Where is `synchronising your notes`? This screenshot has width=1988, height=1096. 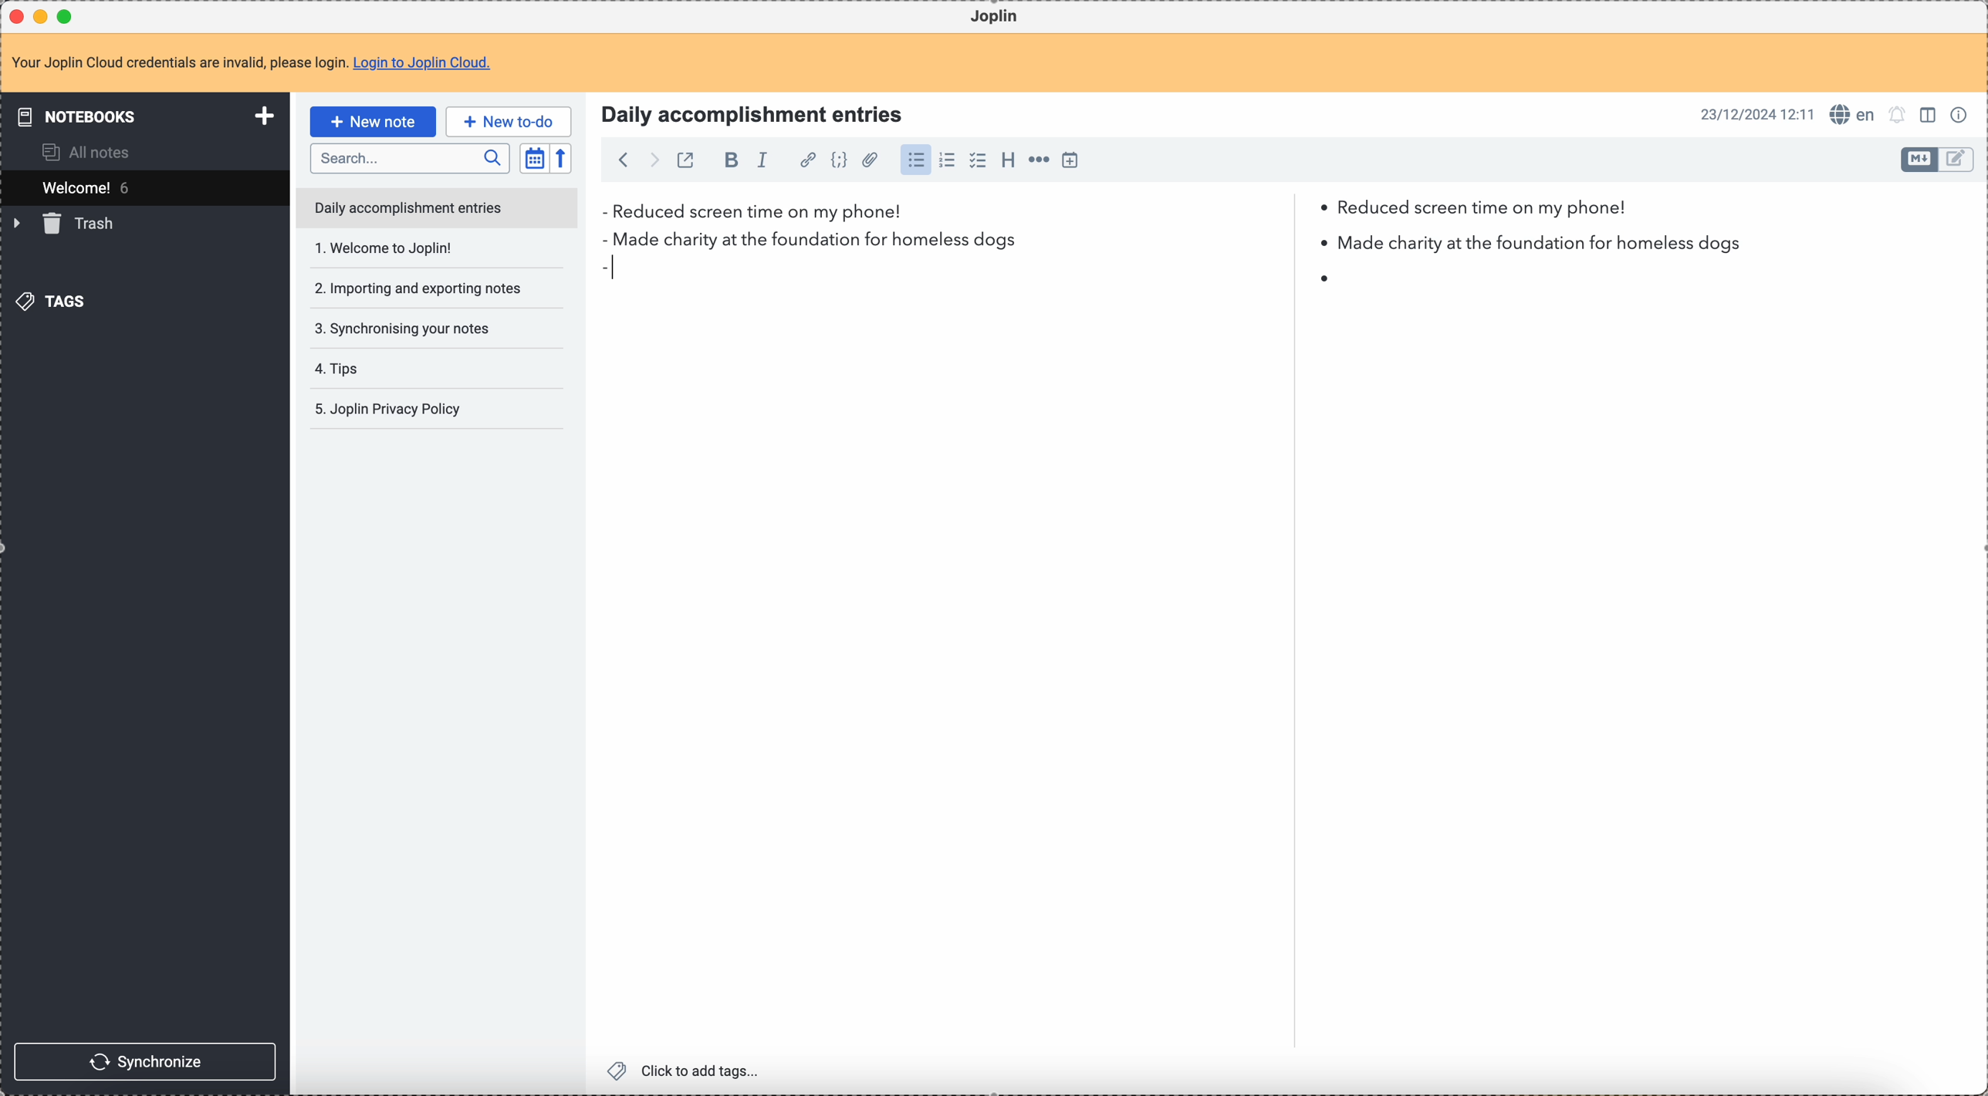
synchronising your notes is located at coordinates (410, 288).